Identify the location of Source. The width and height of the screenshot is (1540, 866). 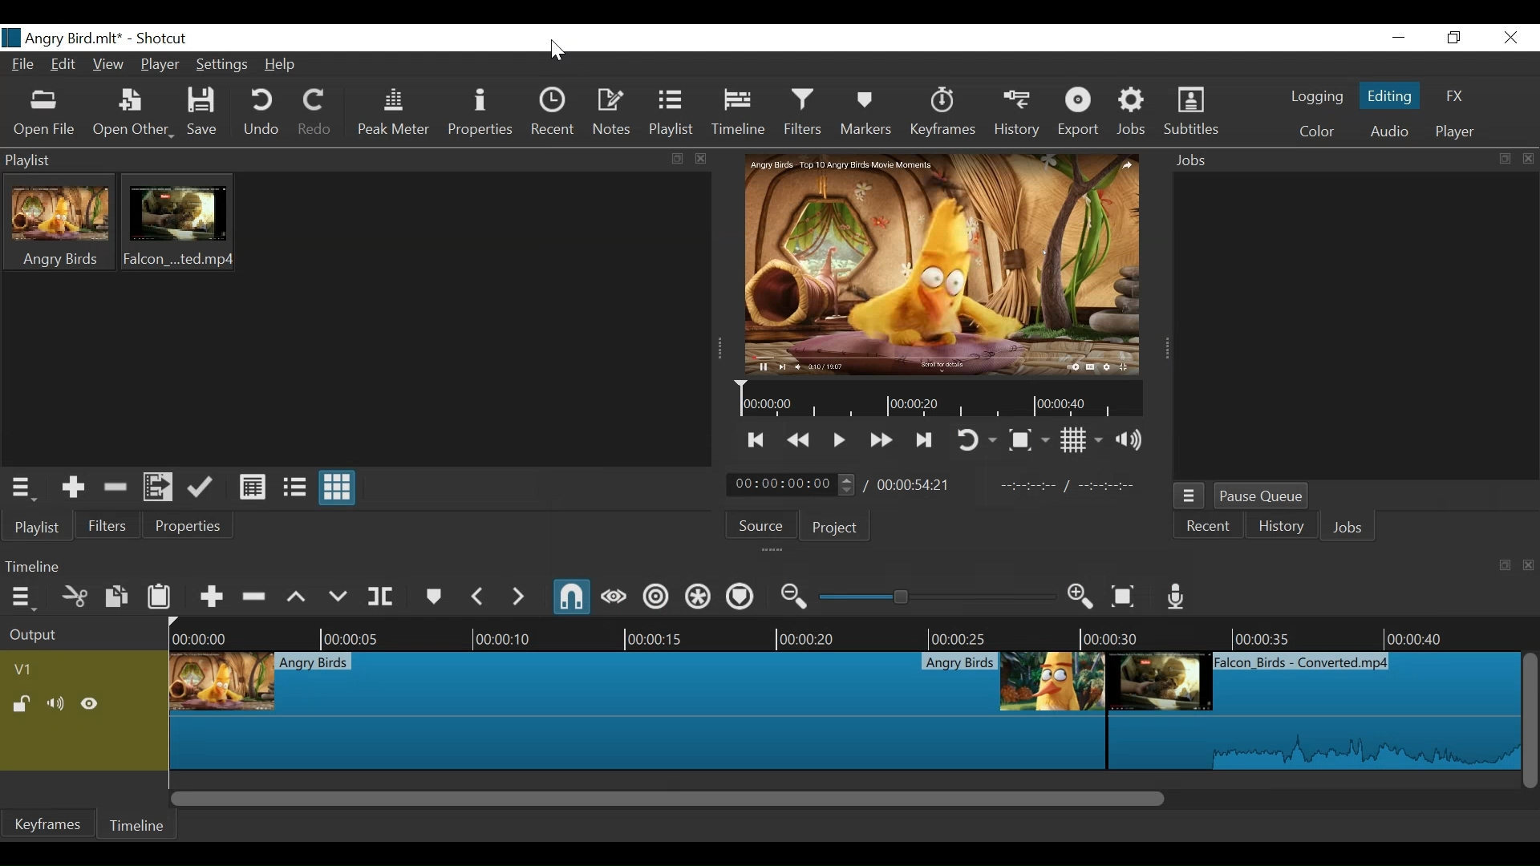
(761, 524).